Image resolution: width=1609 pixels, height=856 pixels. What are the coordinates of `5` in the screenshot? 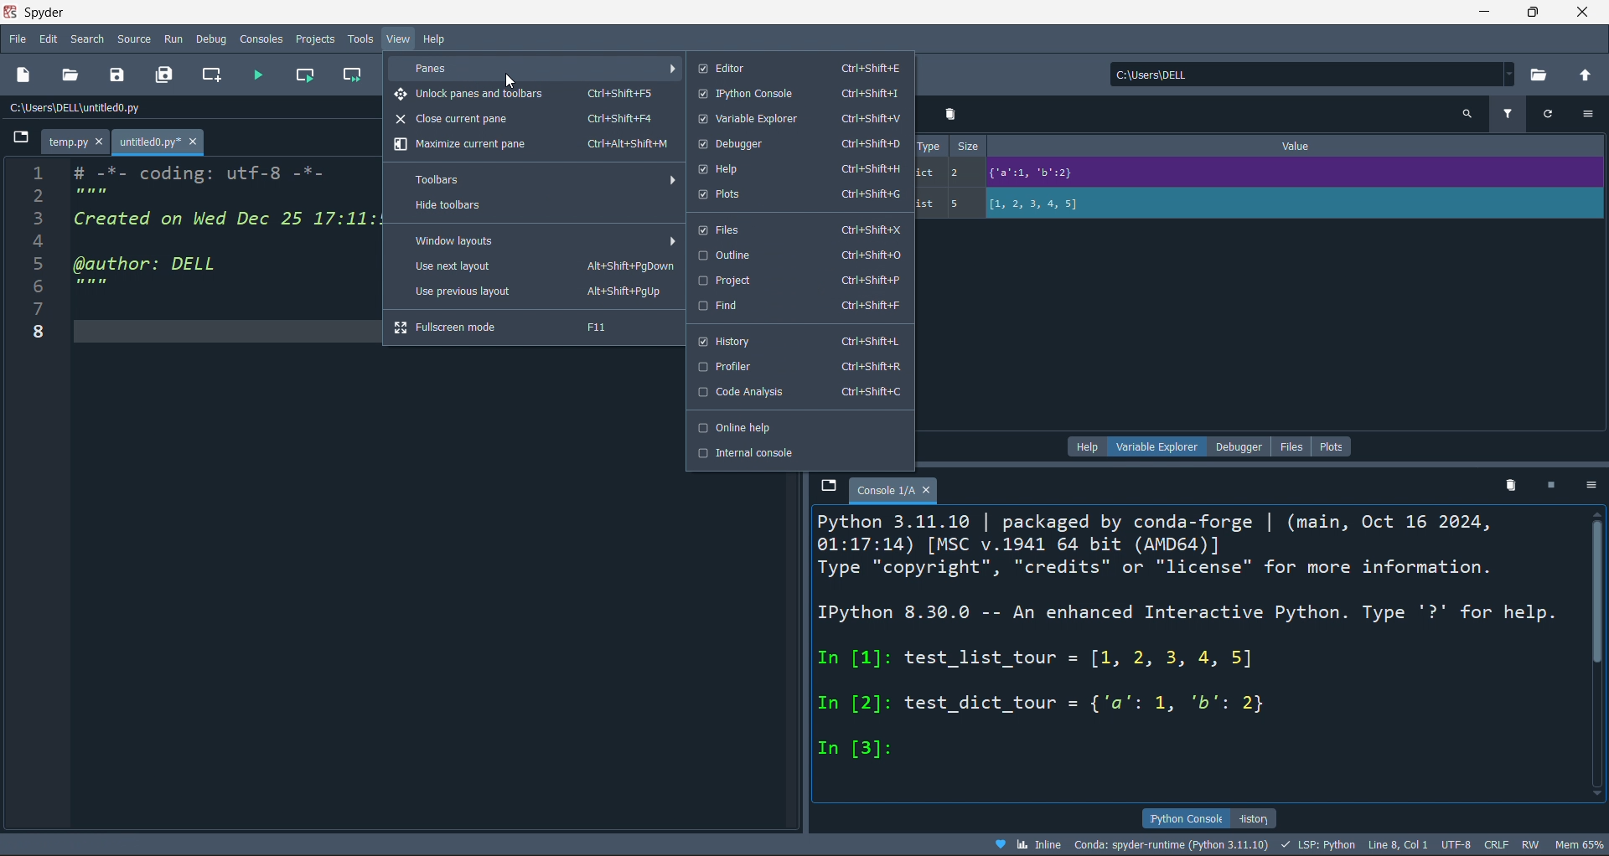 It's located at (960, 204).